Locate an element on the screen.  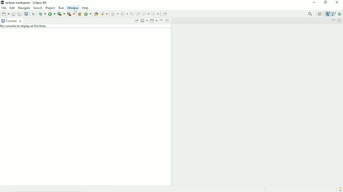
Run is located at coordinates (52, 14).